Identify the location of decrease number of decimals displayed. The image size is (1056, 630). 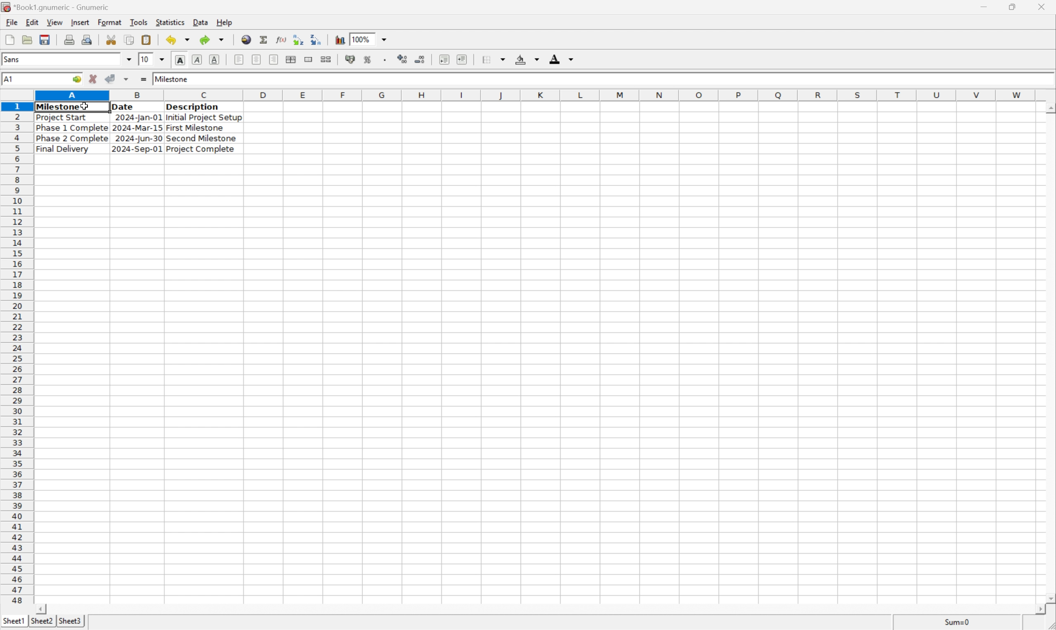
(422, 60).